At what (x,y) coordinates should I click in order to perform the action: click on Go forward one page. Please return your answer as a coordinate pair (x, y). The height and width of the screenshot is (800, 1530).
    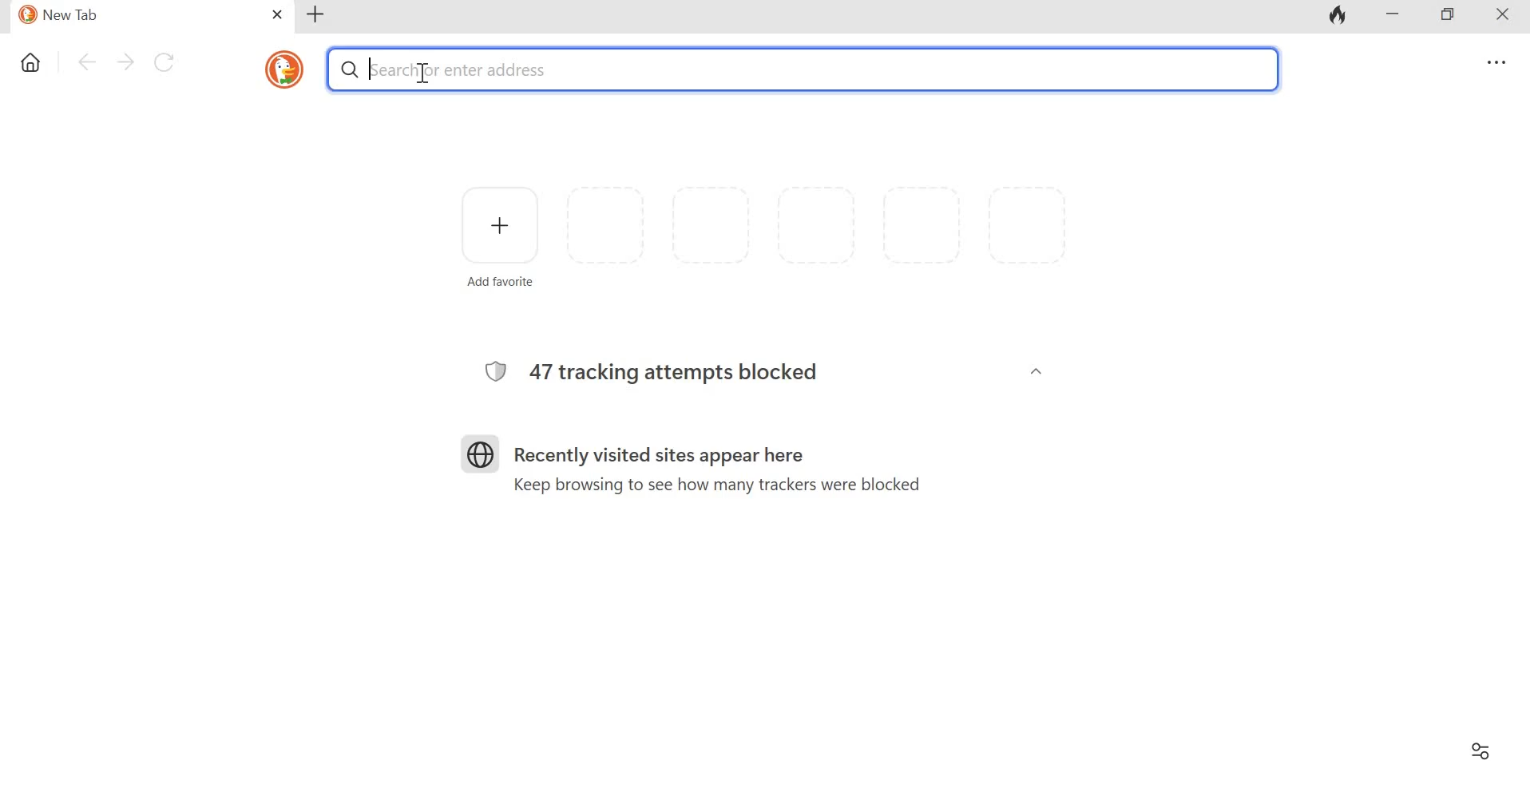
    Looking at the image, I should click on (125, 61).